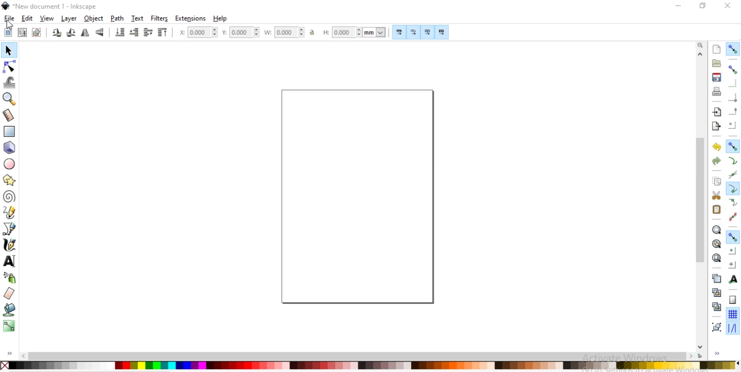  Describe the element at coordinates (717, 195) in the screenshot. I see `cut` at that location.